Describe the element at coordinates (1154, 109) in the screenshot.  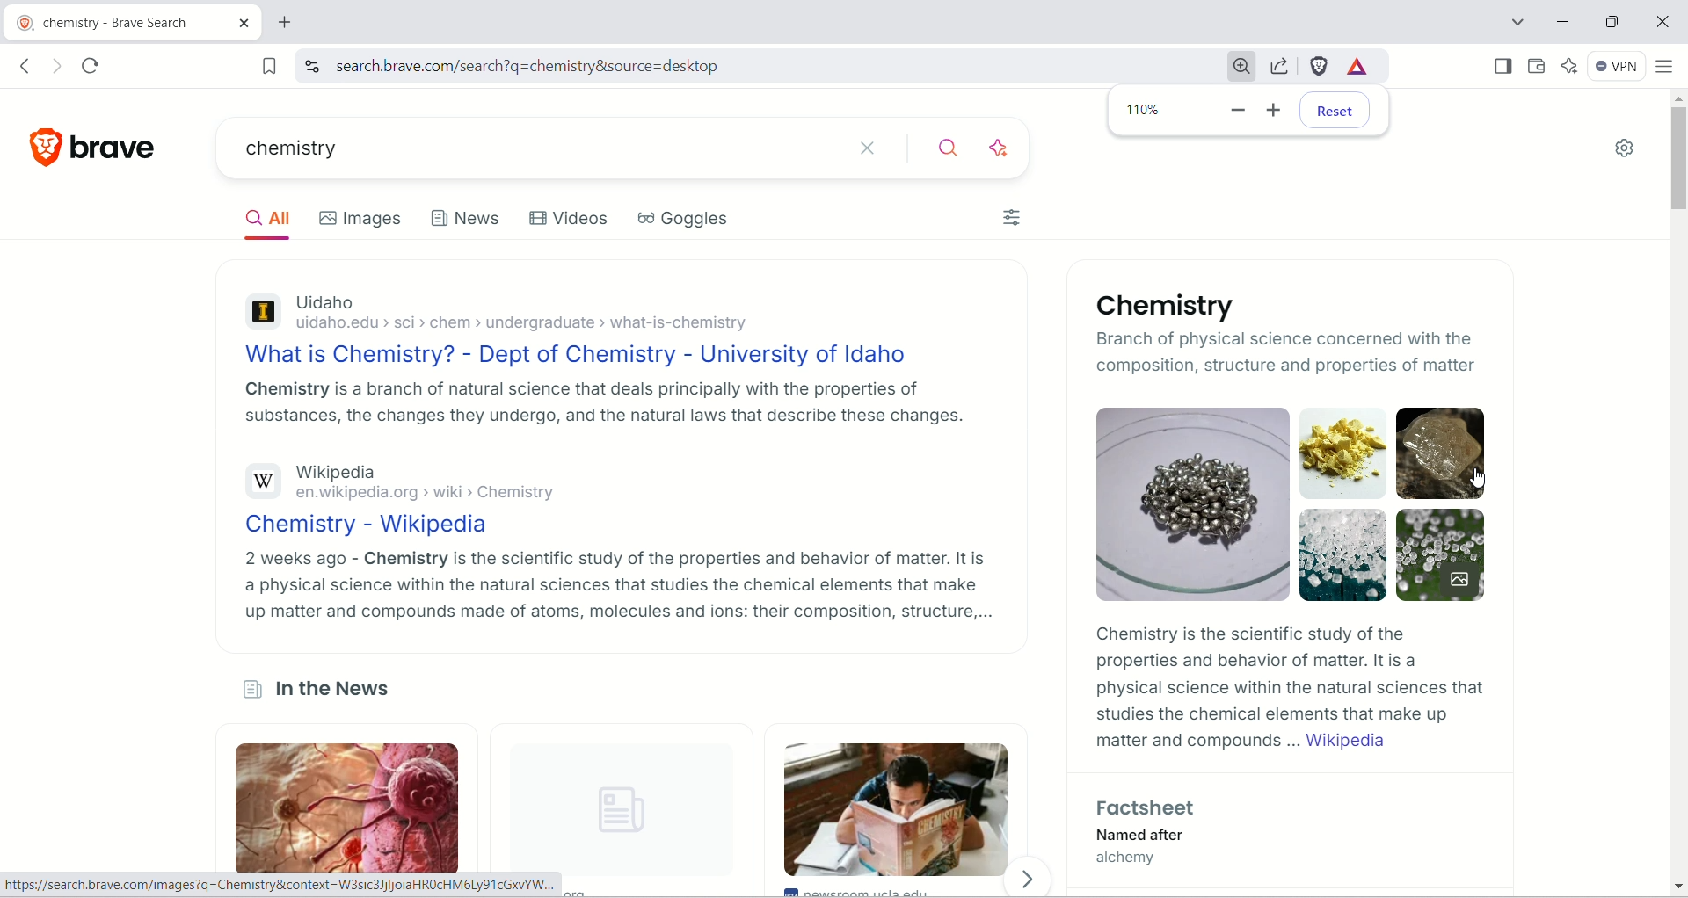
I see `110% zoomed in` at that location.